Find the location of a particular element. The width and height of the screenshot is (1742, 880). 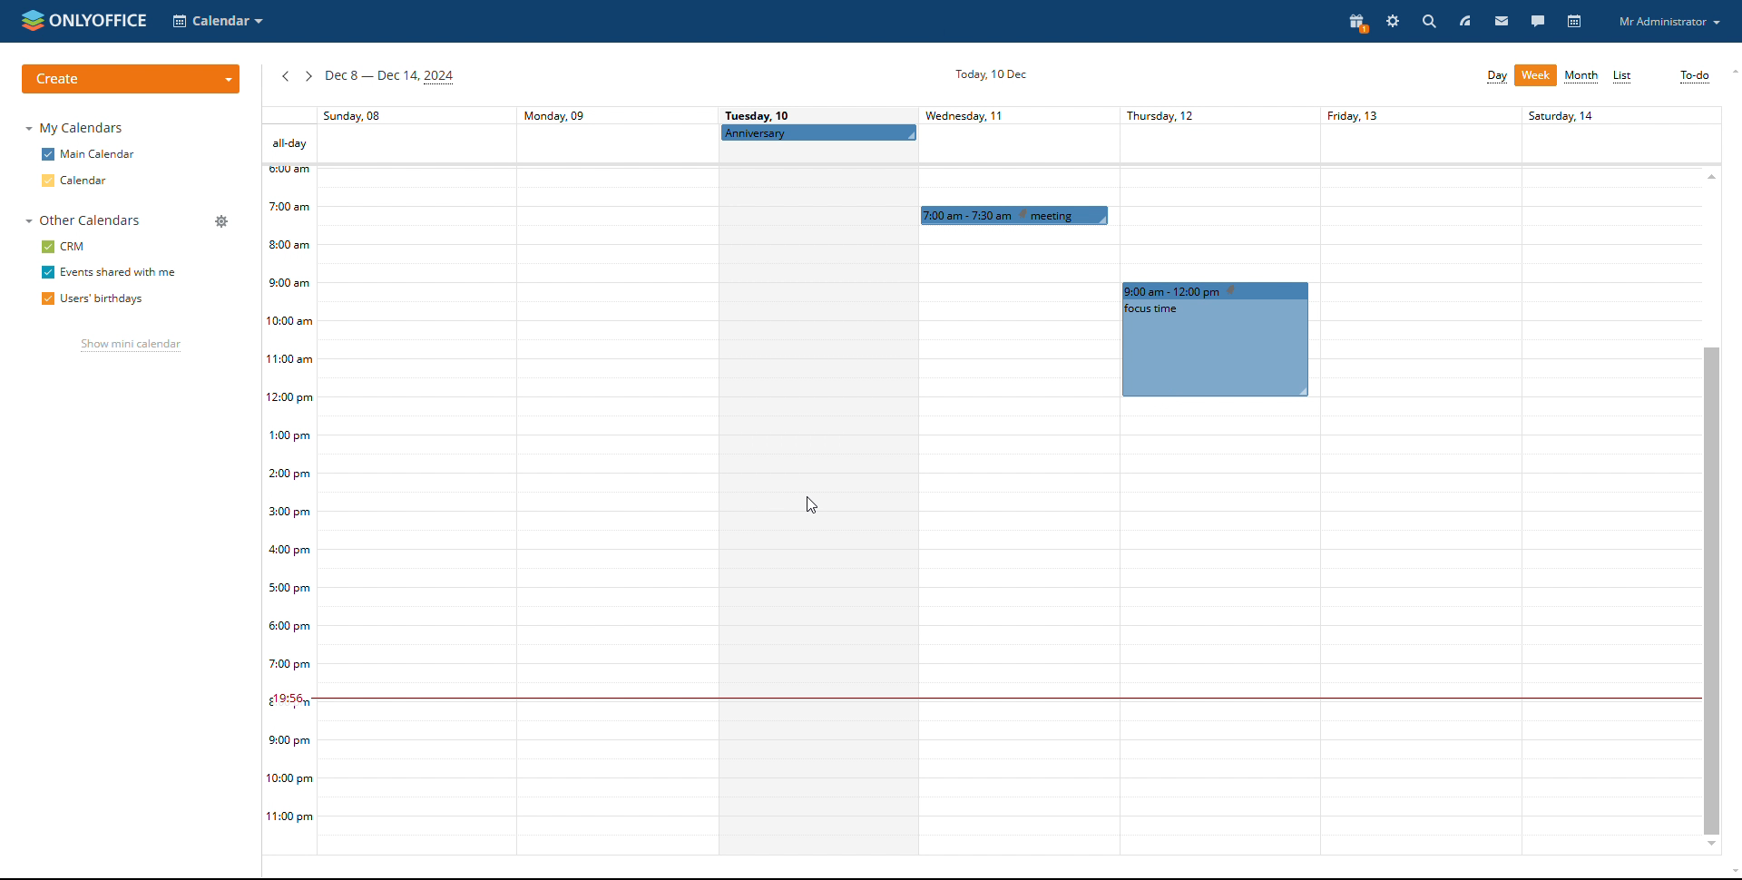

scroll down is located at coordinates (1731, 874).